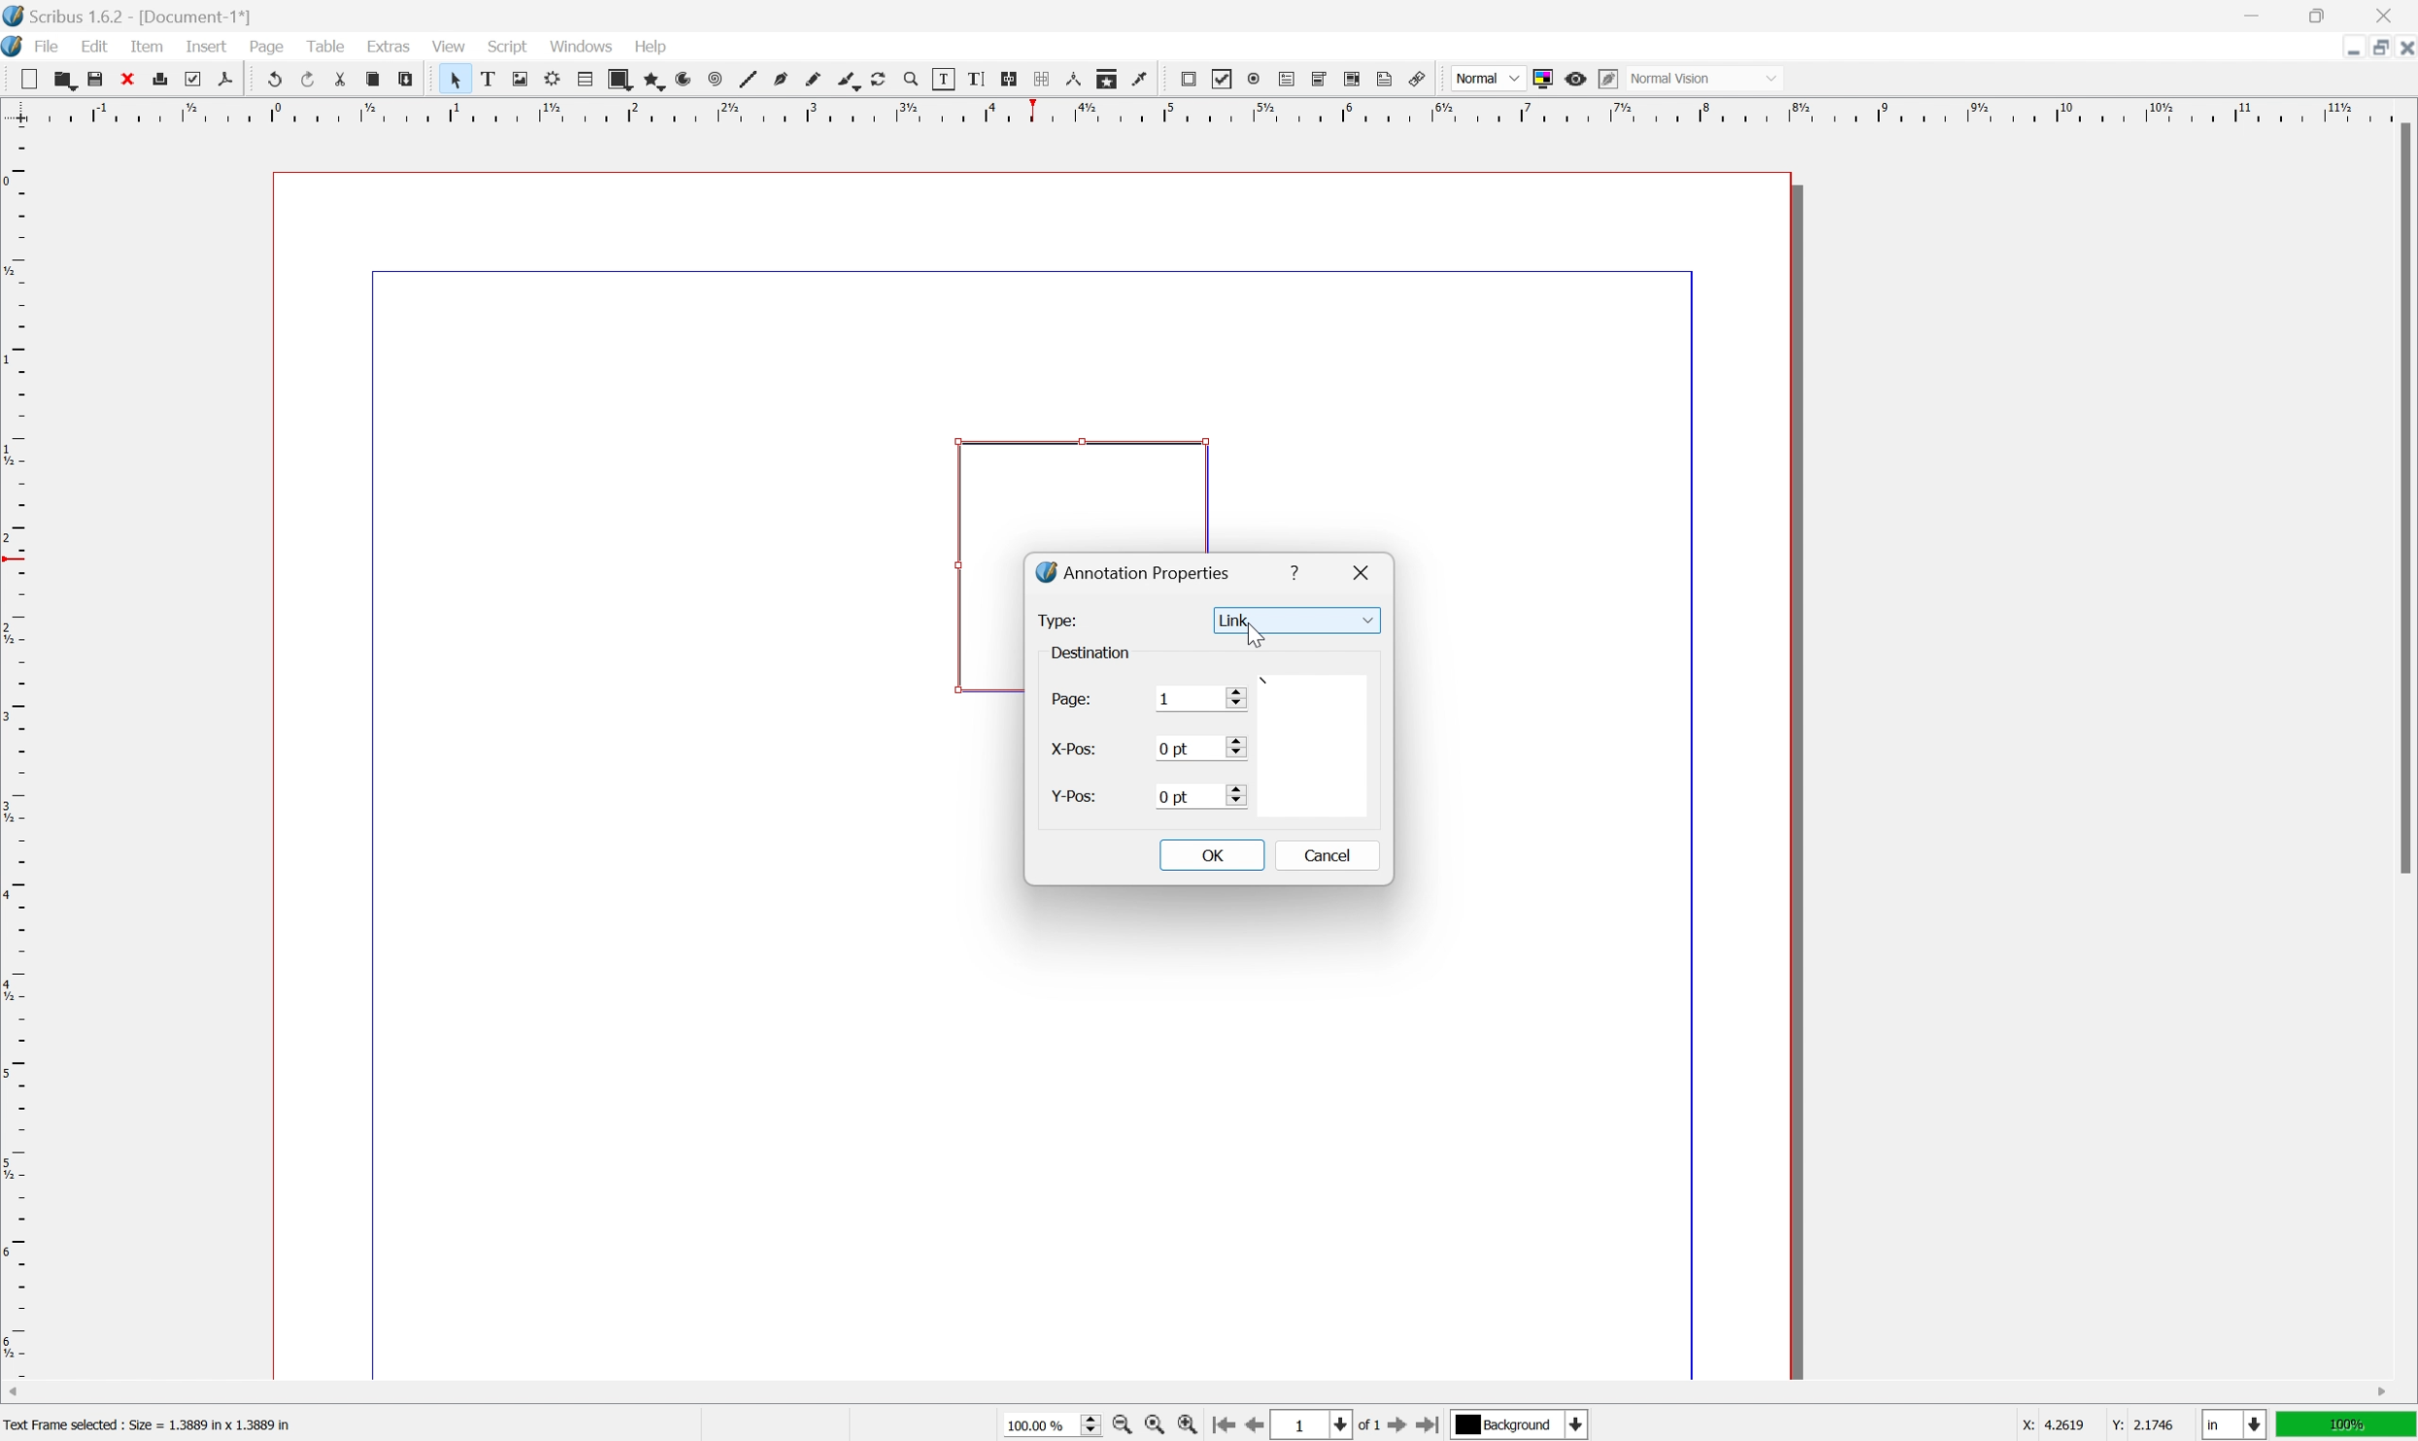 This screenshot has width=2418, height=1441. Describe the element at coordinates (66, 79) in the screenshot. I see `open` at that location.